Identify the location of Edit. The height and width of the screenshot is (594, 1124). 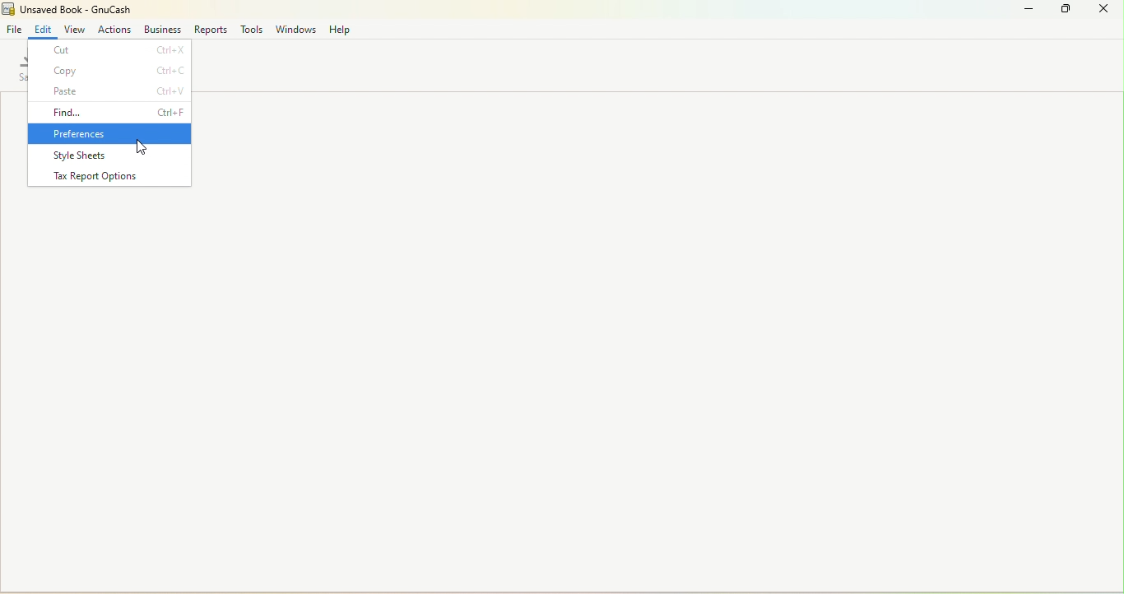
(43, 28).